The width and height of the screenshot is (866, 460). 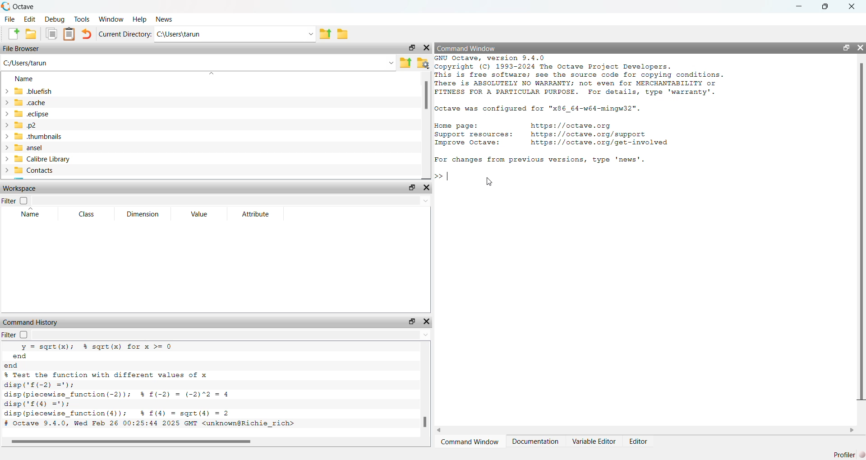 What do you see at coordinates (860, 45) in the screenshot?
I see `Close` at bounding box center [860, 45].